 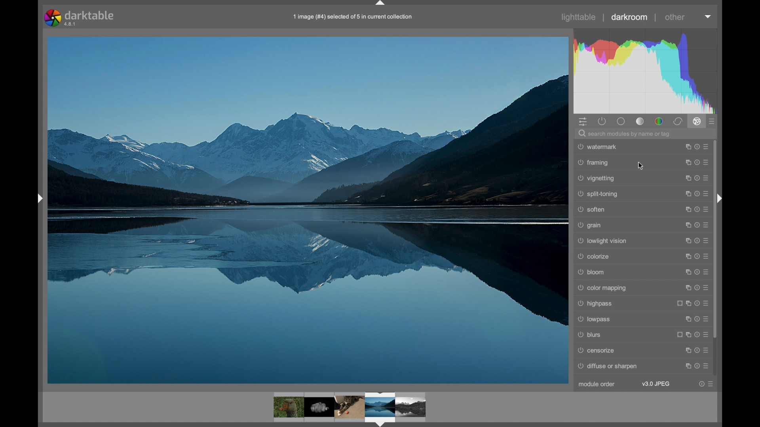 What do you see at coordinates (697, 129) in the screenshot?
I see `Cursor` at bounding box center [697, 129].